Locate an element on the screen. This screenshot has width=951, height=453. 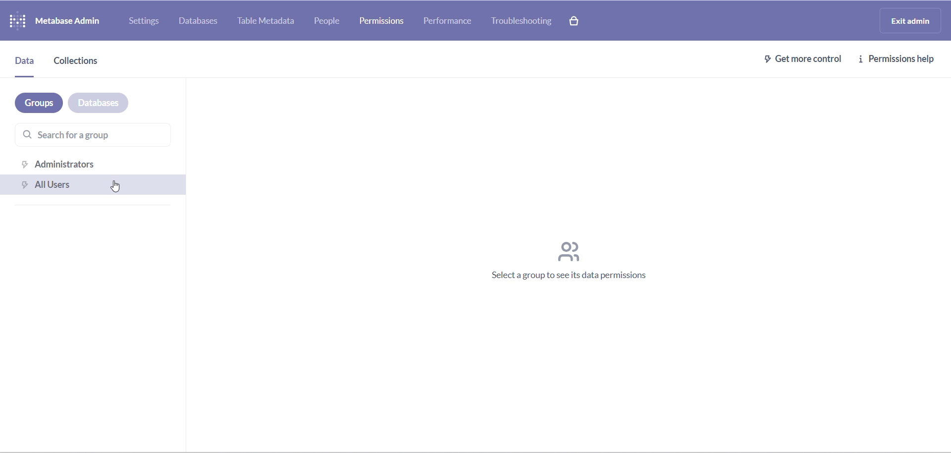
collections is located at coordinates (84, 64).